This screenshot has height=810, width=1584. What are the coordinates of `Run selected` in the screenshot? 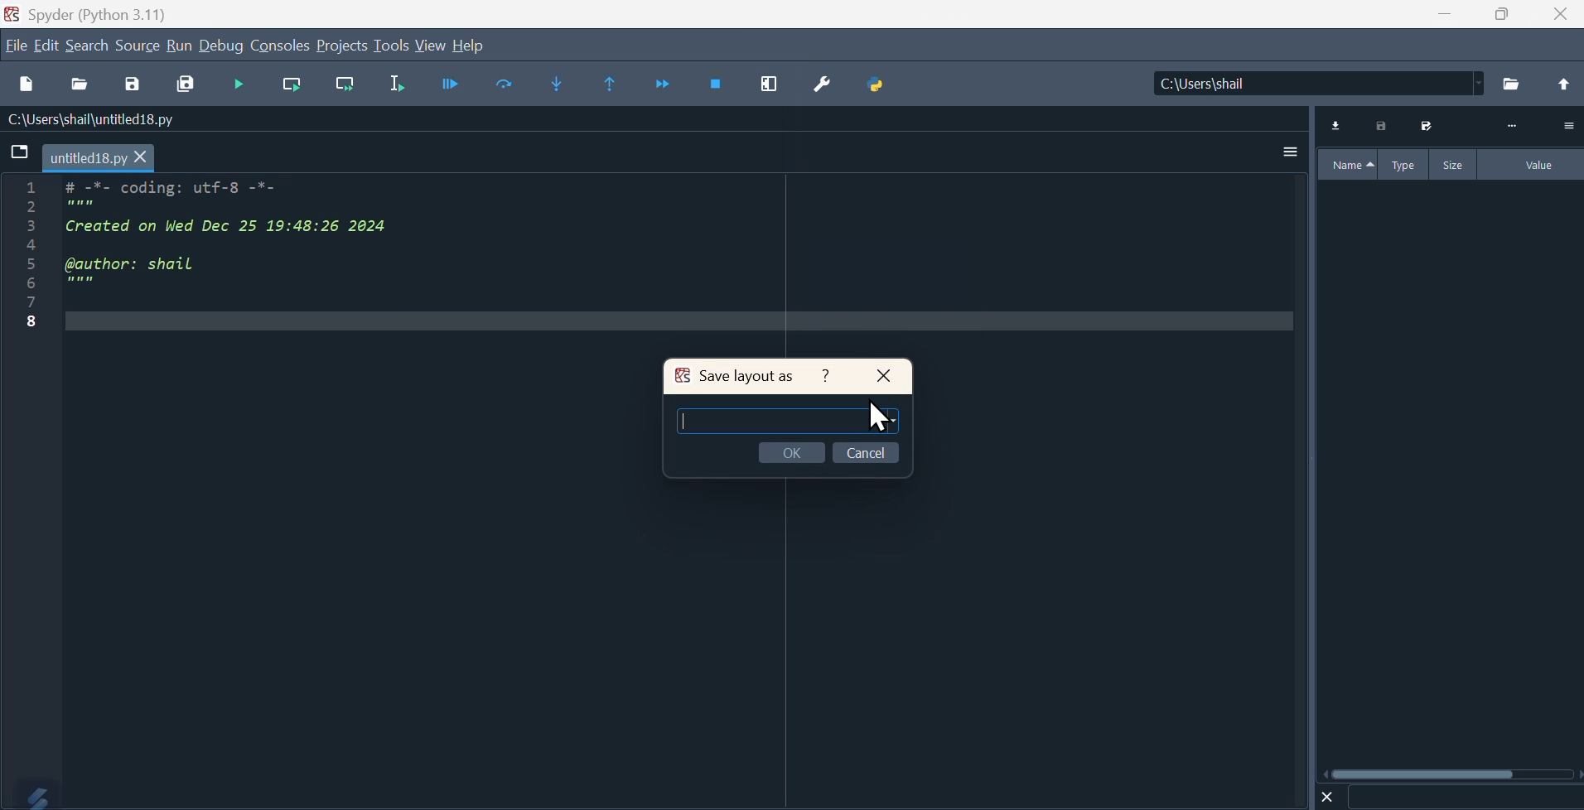 It's located at (397, 84).